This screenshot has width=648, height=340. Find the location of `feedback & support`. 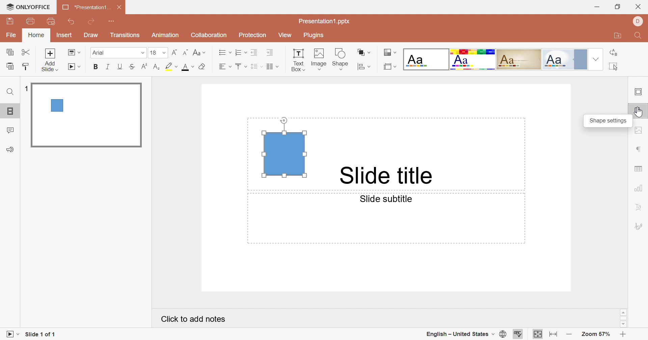

feedback & support is located at coordinates (10, 149).